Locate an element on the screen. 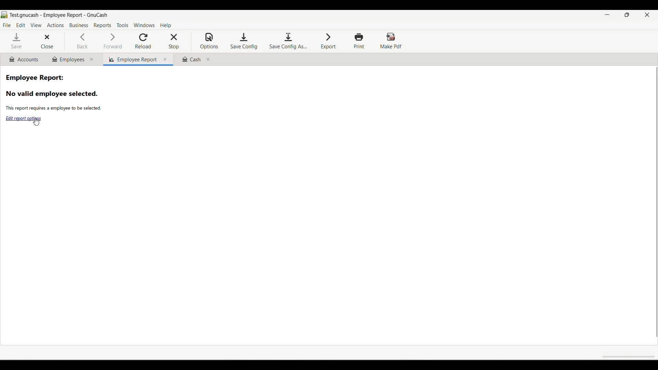 The width and height of the screenshot is (658, 370). Close Cash tab is located at coordinates (208, 59).